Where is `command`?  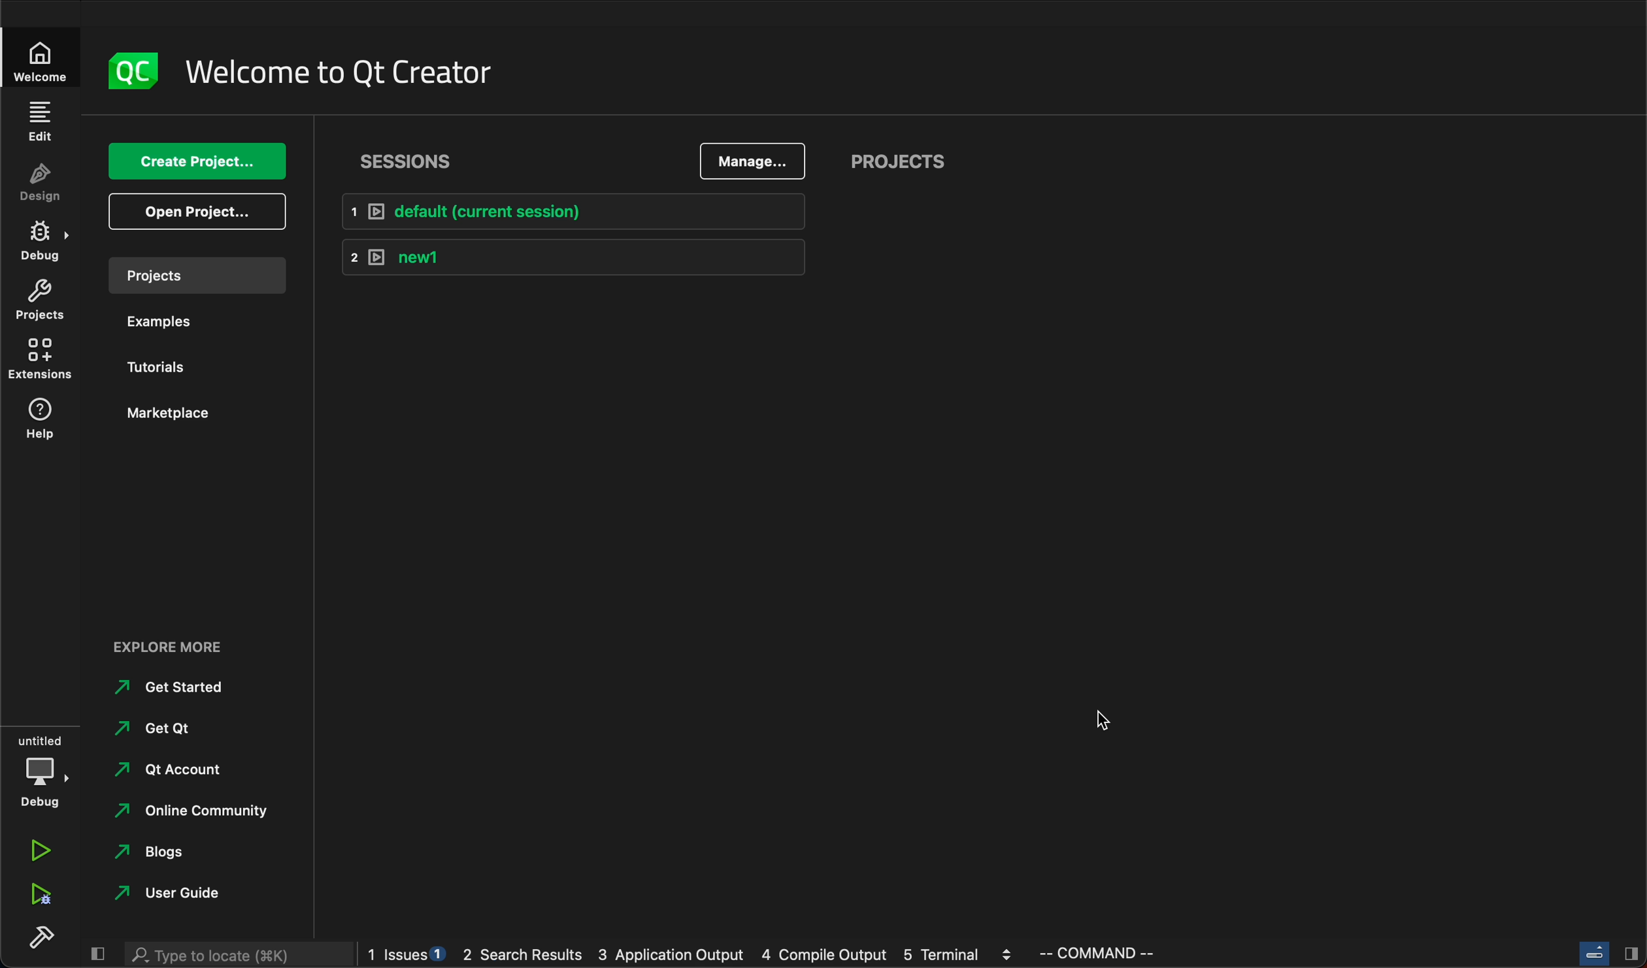
command is located at coordinates (1111, 953).